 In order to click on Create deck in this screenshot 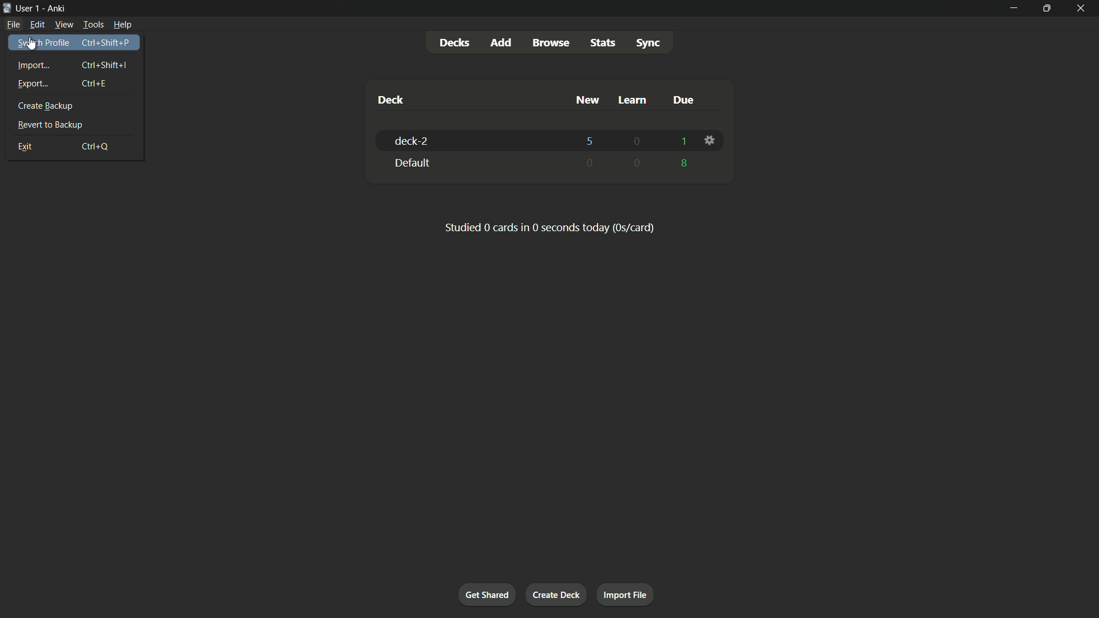, I will do `click(558, 595)`.